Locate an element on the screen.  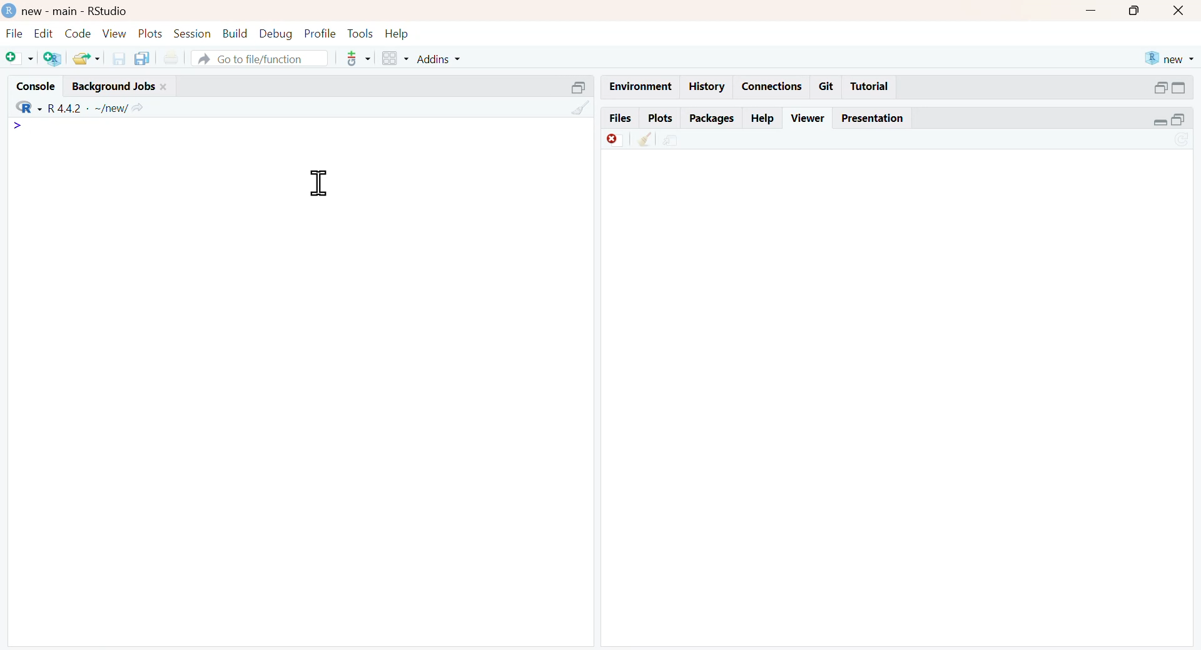
New file is located at coordinates (16, 56).